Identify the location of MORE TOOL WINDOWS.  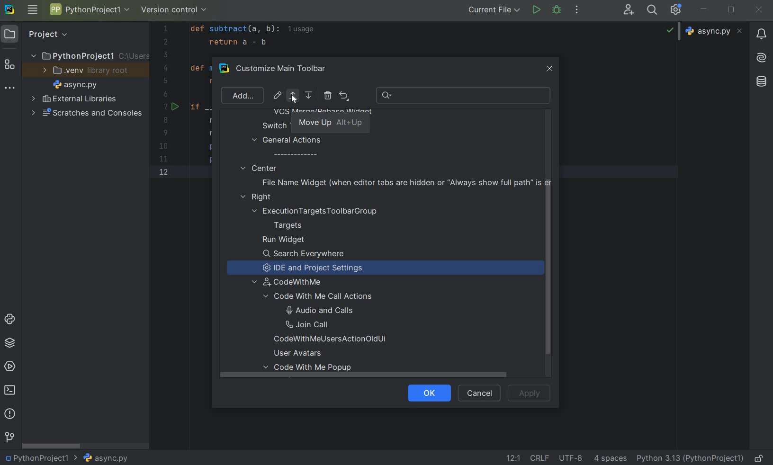
(10, 89).